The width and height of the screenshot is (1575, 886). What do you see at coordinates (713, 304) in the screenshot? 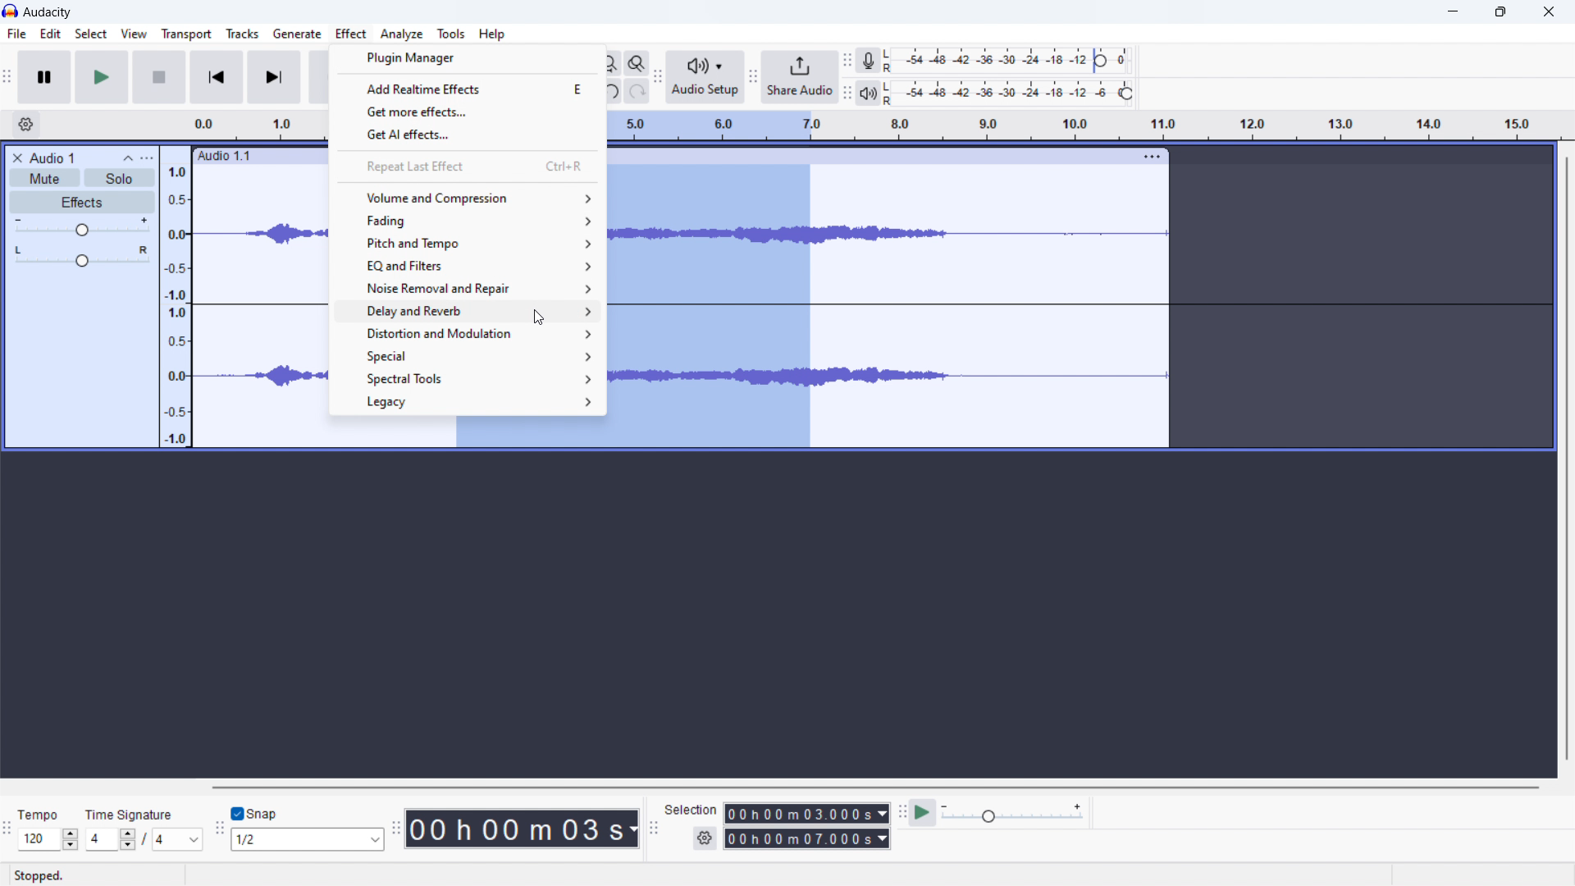
I see `selected audio section of the track` at bounding box center [713, 304].